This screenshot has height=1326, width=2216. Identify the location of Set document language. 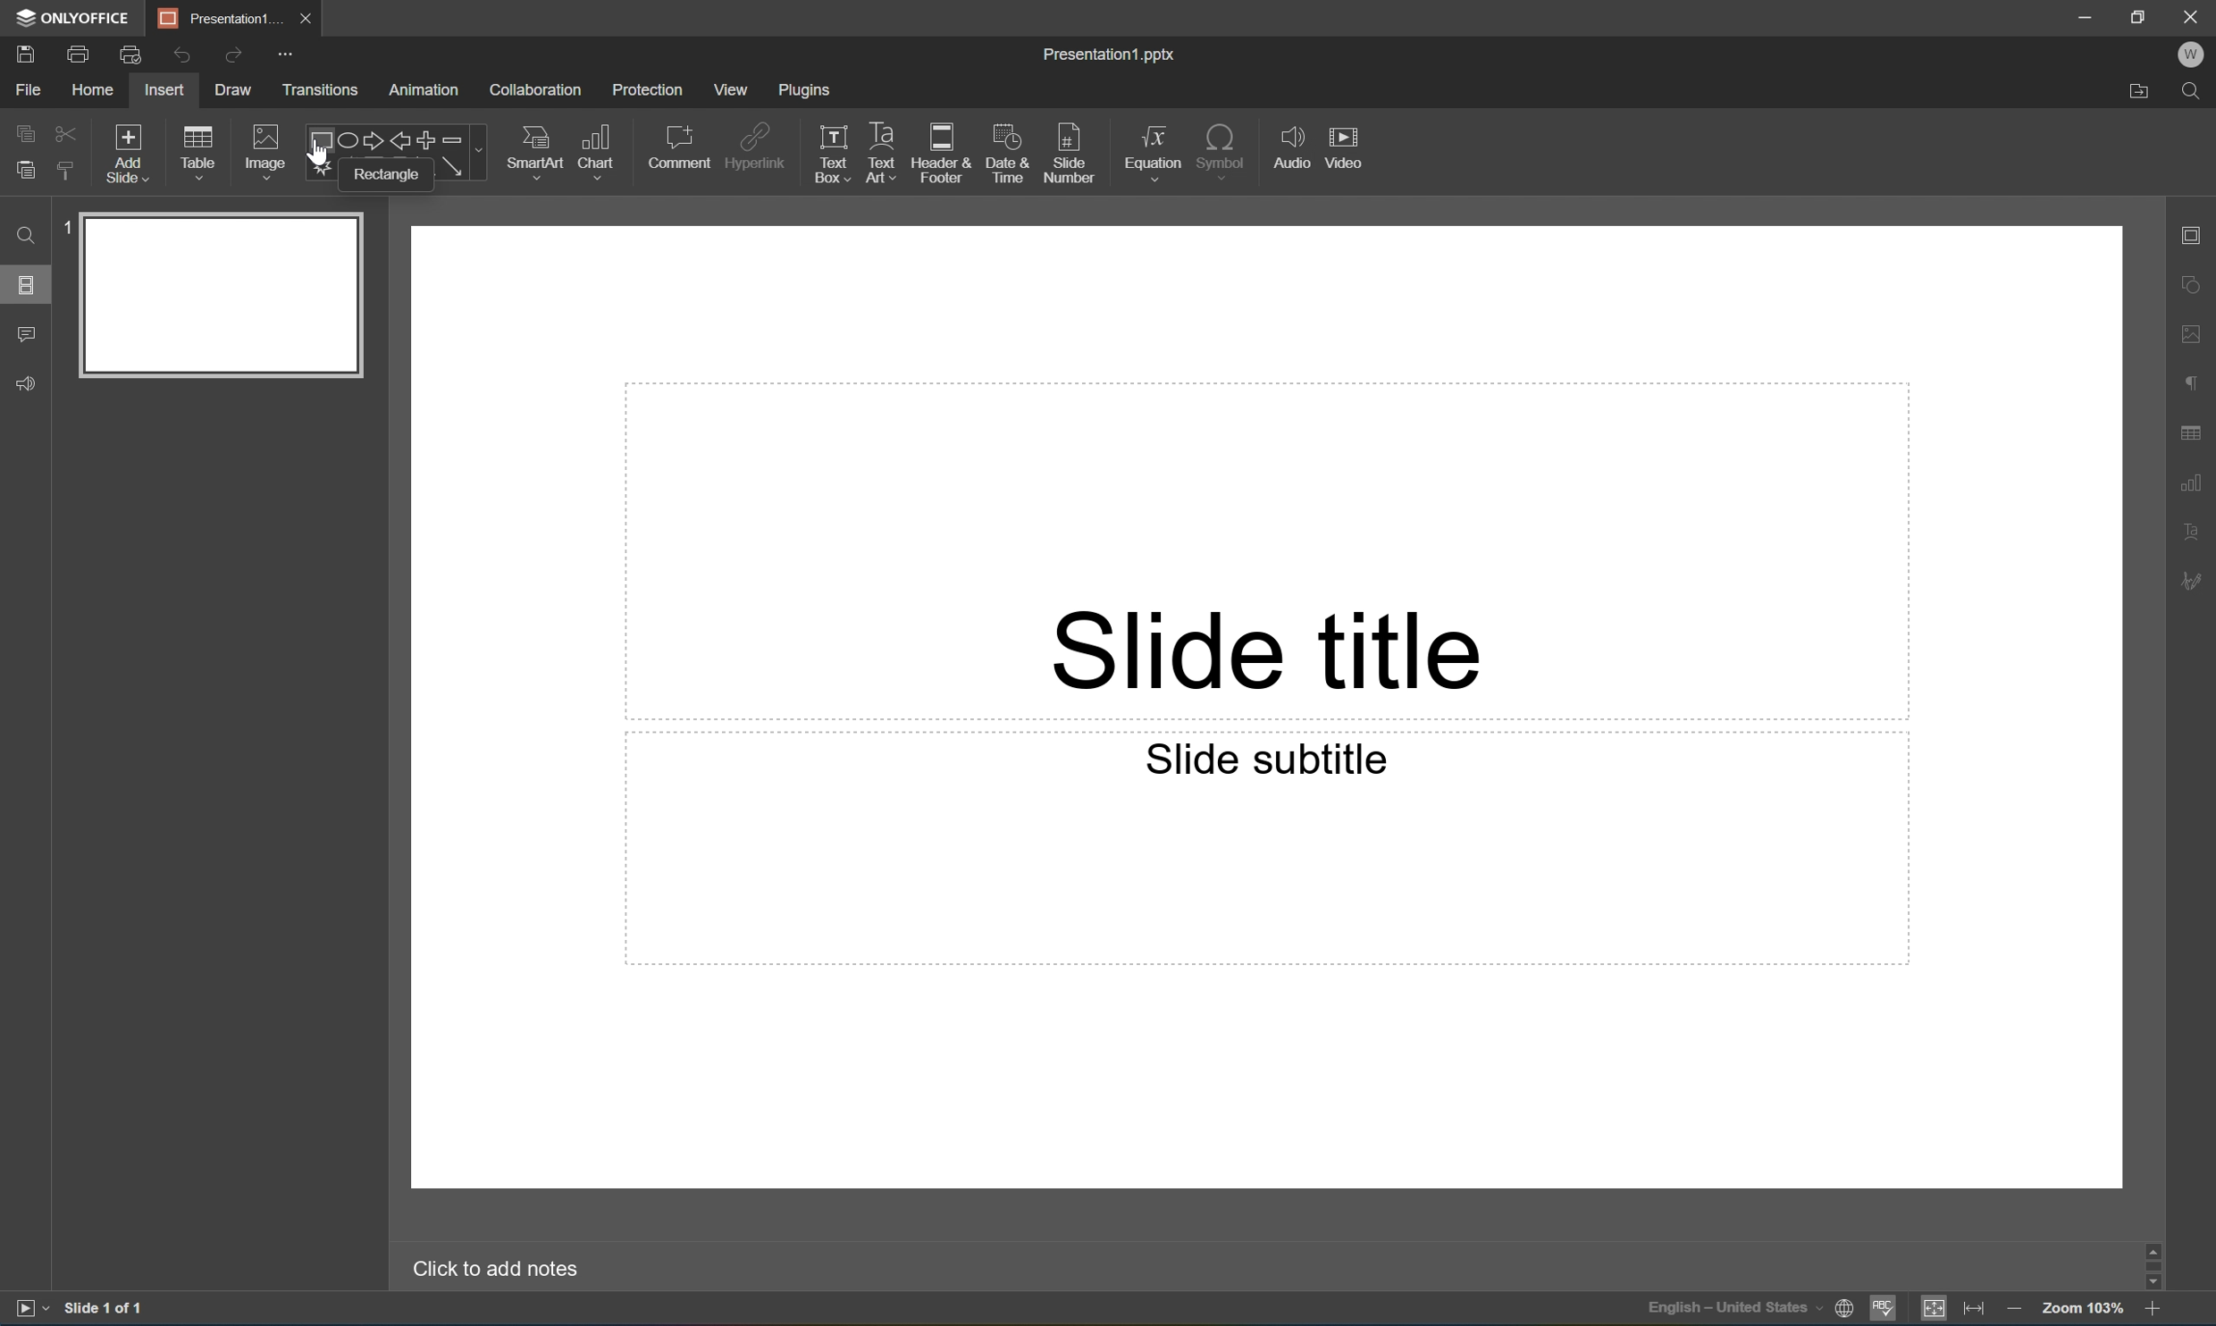
(1845, 1311).